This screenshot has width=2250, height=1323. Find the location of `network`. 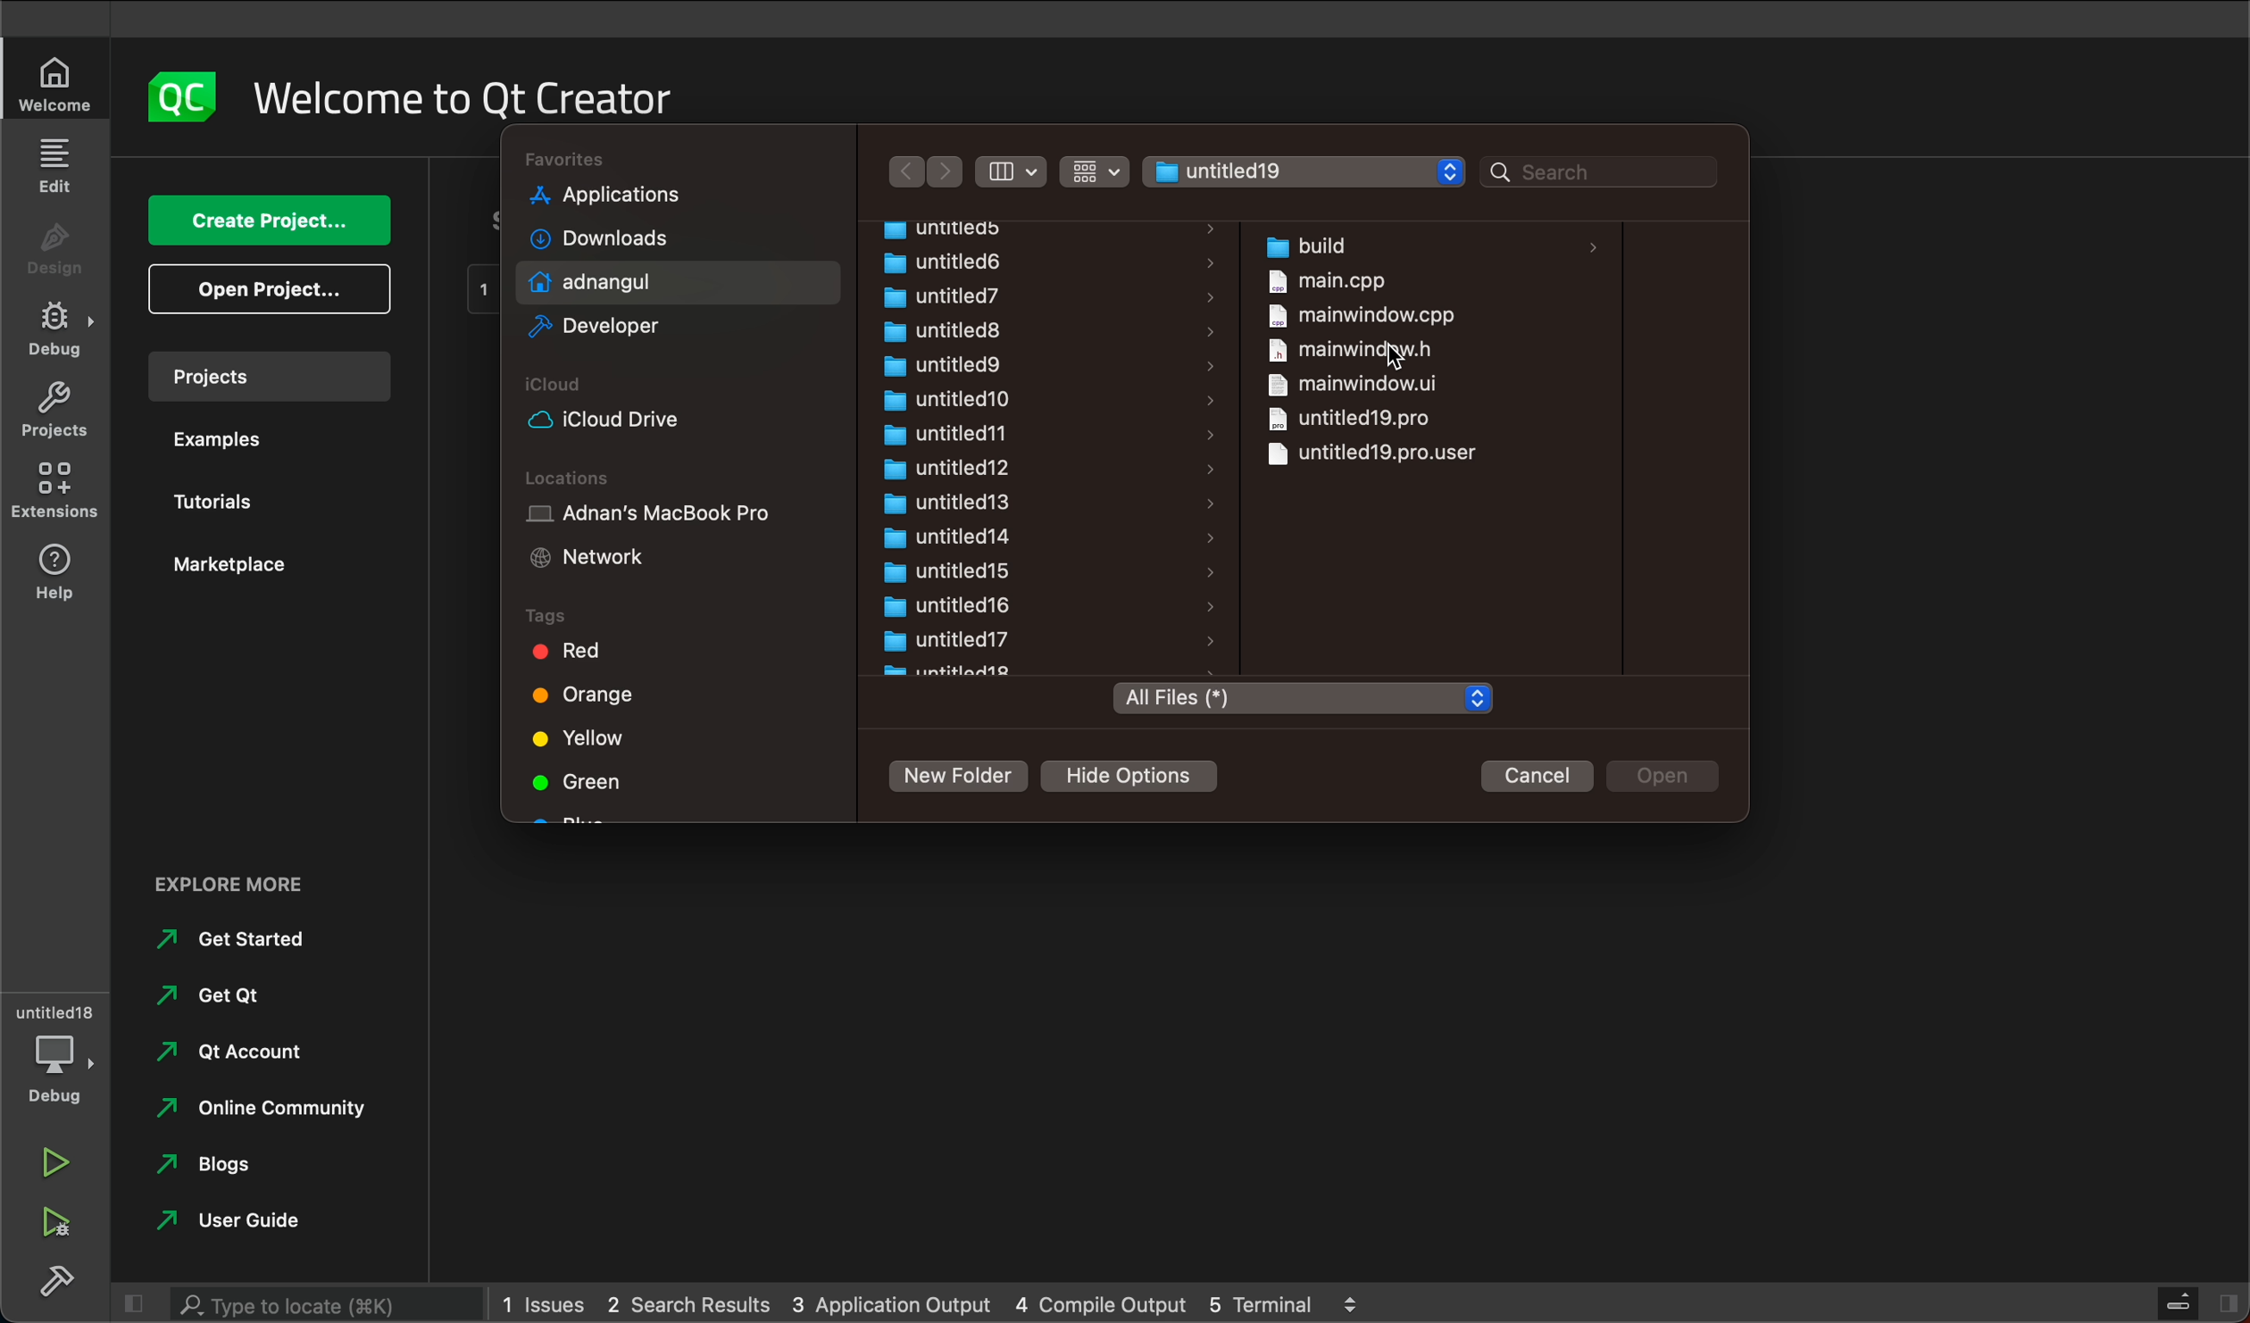

network is located at coordinates (604, 559).